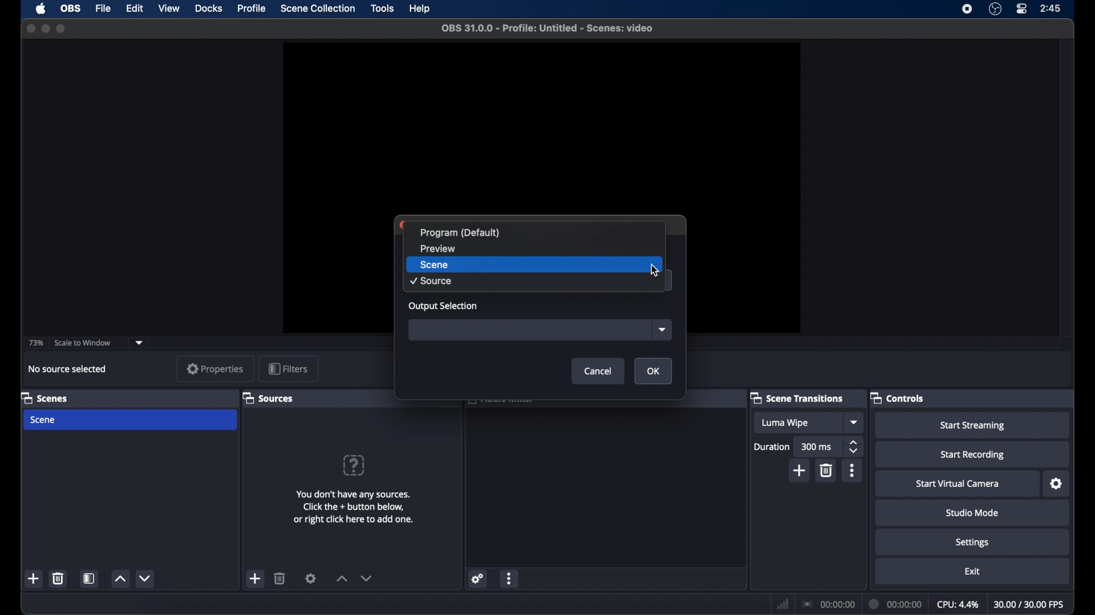  I want to click on decrement, so click(366, 578).